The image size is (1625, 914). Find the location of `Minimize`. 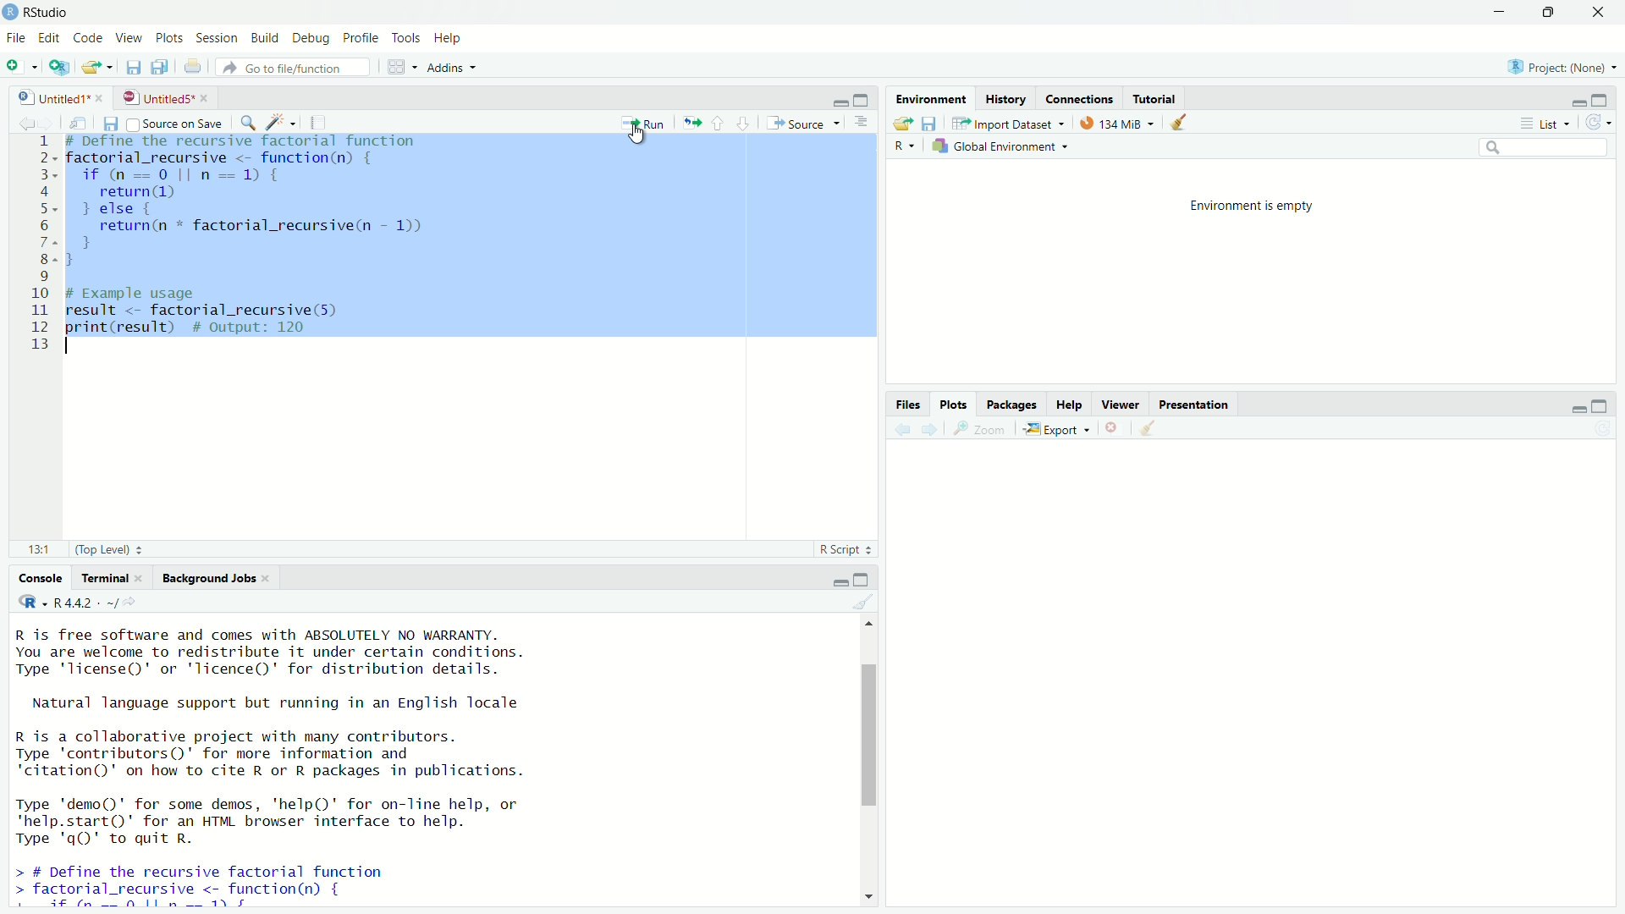

Minimize is located at coordinates (840, 583).